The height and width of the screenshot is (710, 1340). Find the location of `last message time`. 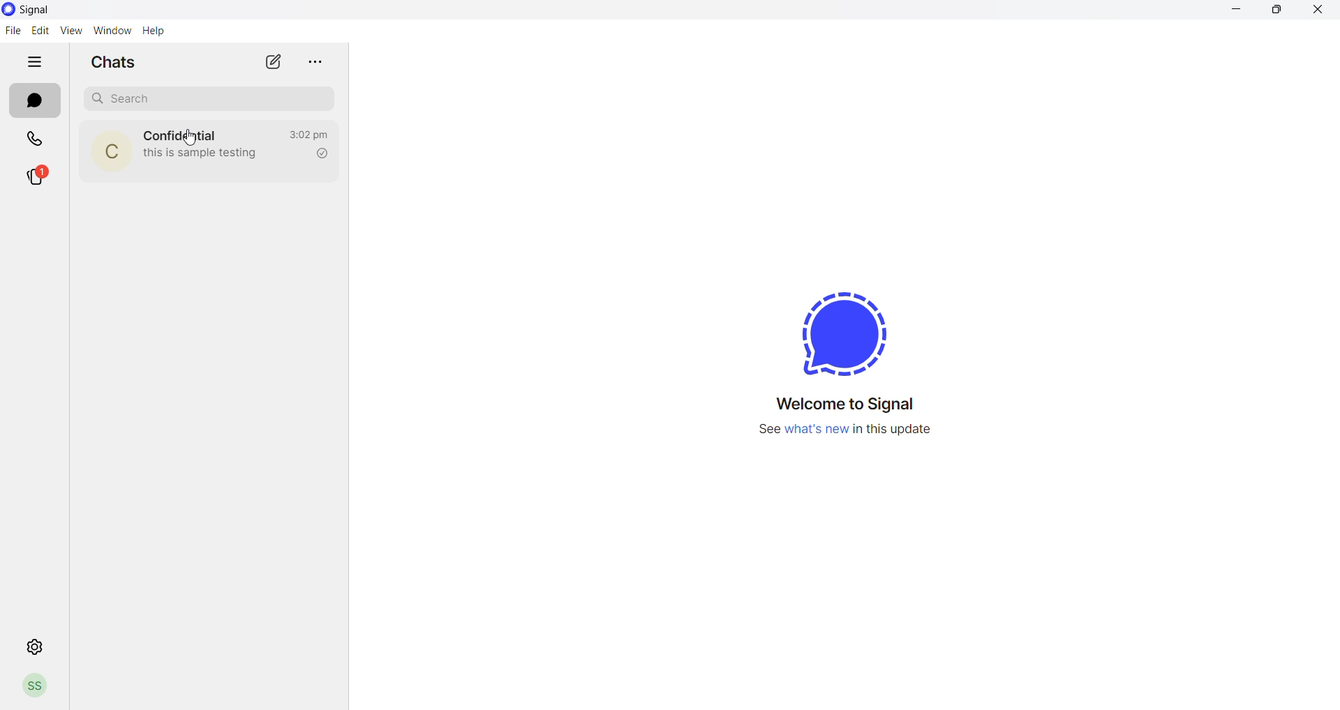

last message time is located at coordinates (311, 133).